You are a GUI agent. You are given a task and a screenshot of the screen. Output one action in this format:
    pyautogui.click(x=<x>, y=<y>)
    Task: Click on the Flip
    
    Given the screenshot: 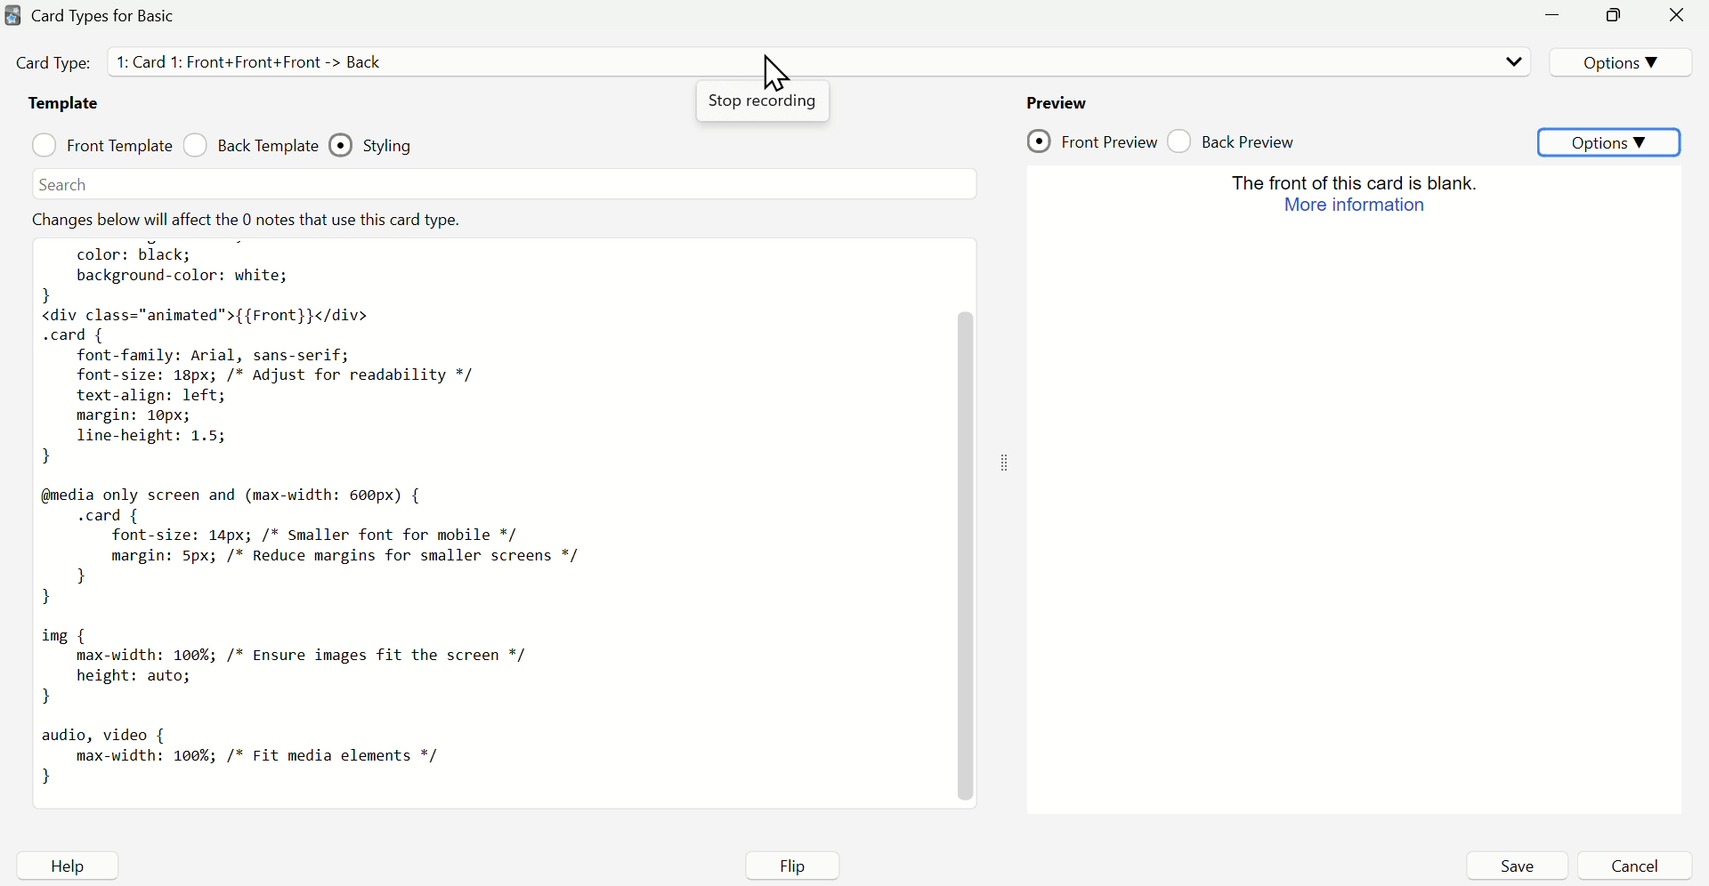 What is the action you would take?
    pyautogui.click(x=797, y=864)
    